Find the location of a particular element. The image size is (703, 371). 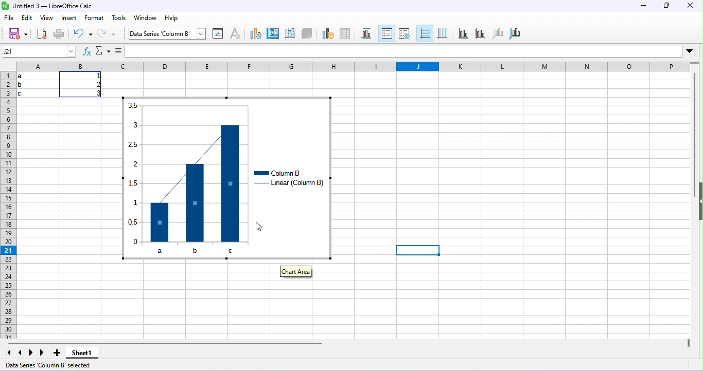

y axis values is located at coordinates (133, 174).